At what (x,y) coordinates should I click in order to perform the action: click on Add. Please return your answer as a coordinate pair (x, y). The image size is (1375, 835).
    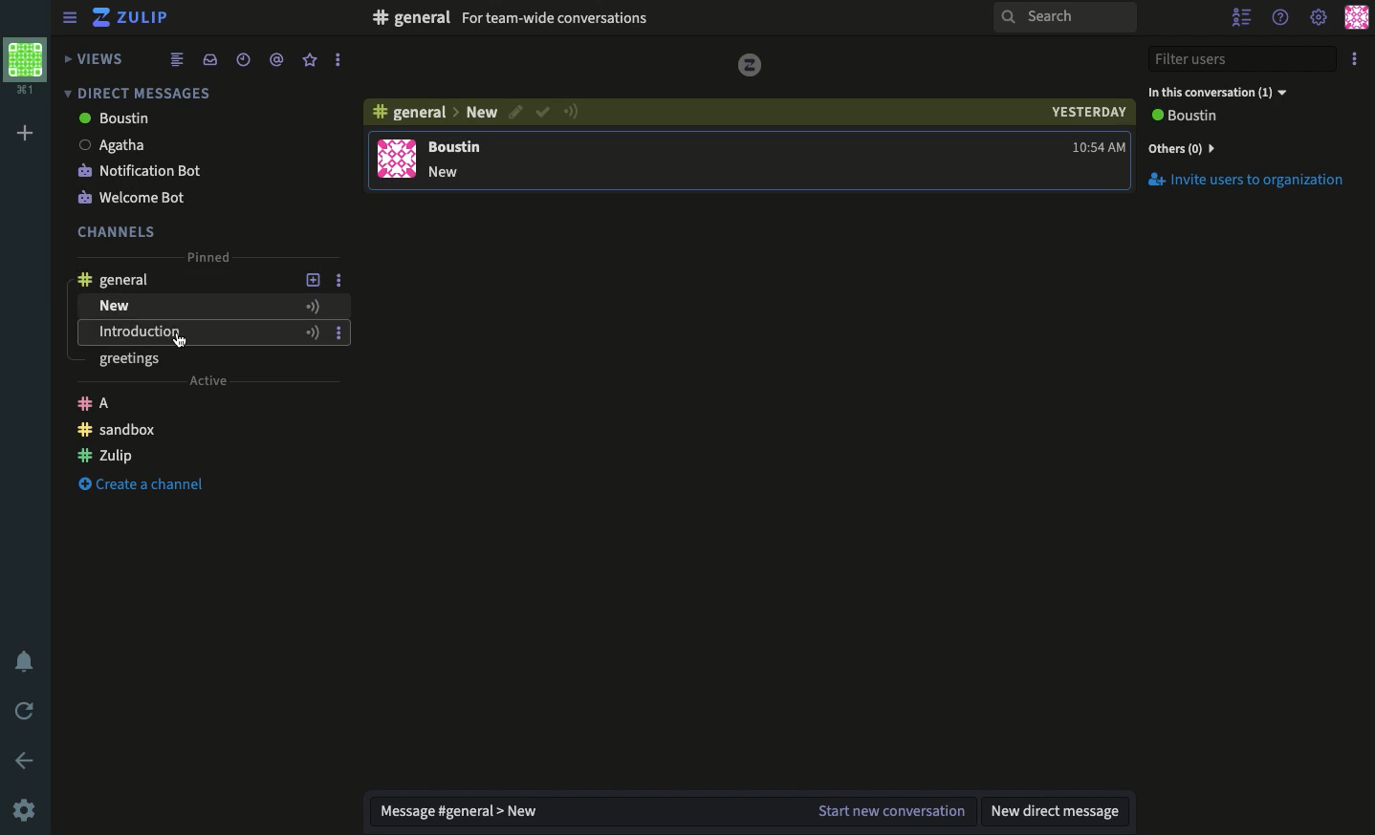
    Looking at the image, I should click on (26, 134).